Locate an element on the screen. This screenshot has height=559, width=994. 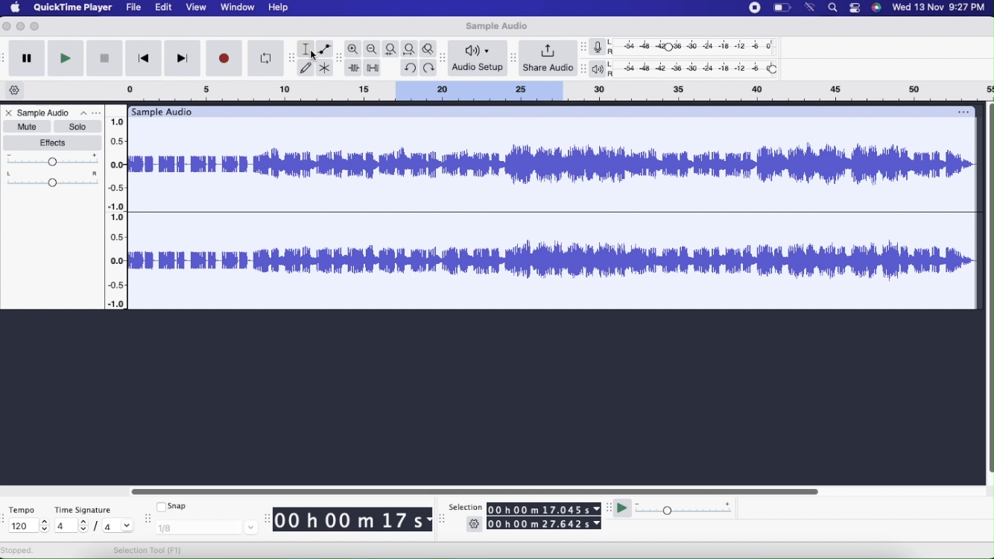
Click and drag to define a looping region is located at coordinates (540, 90).